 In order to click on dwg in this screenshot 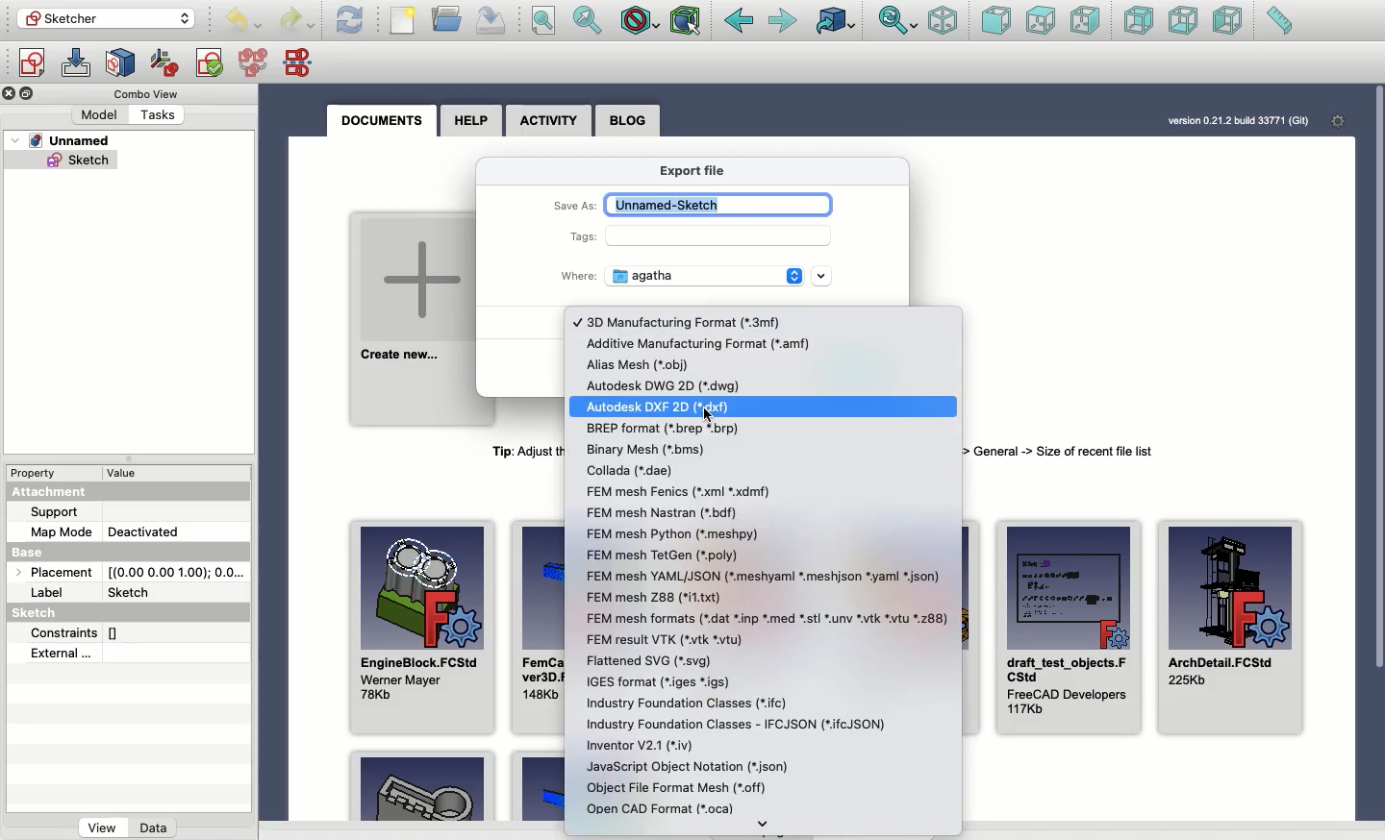, I will do `click(663, 384)`.